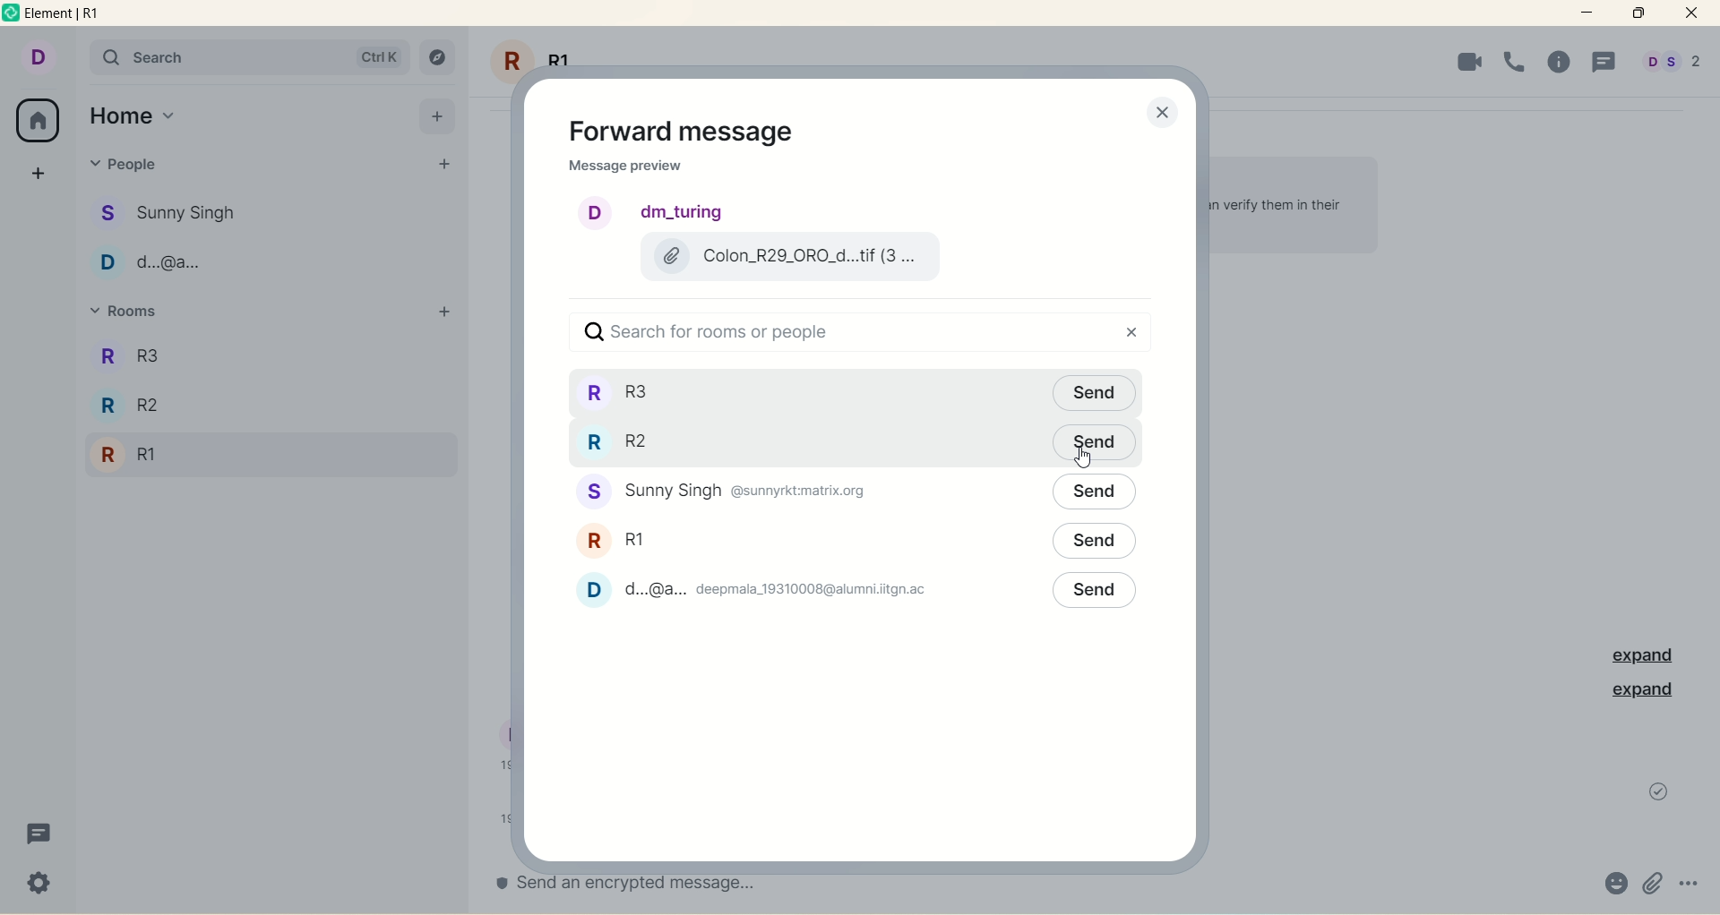 Image resolution: width=1720 pixels, height=915 pixels. I want to click on people, so click(729, 492).